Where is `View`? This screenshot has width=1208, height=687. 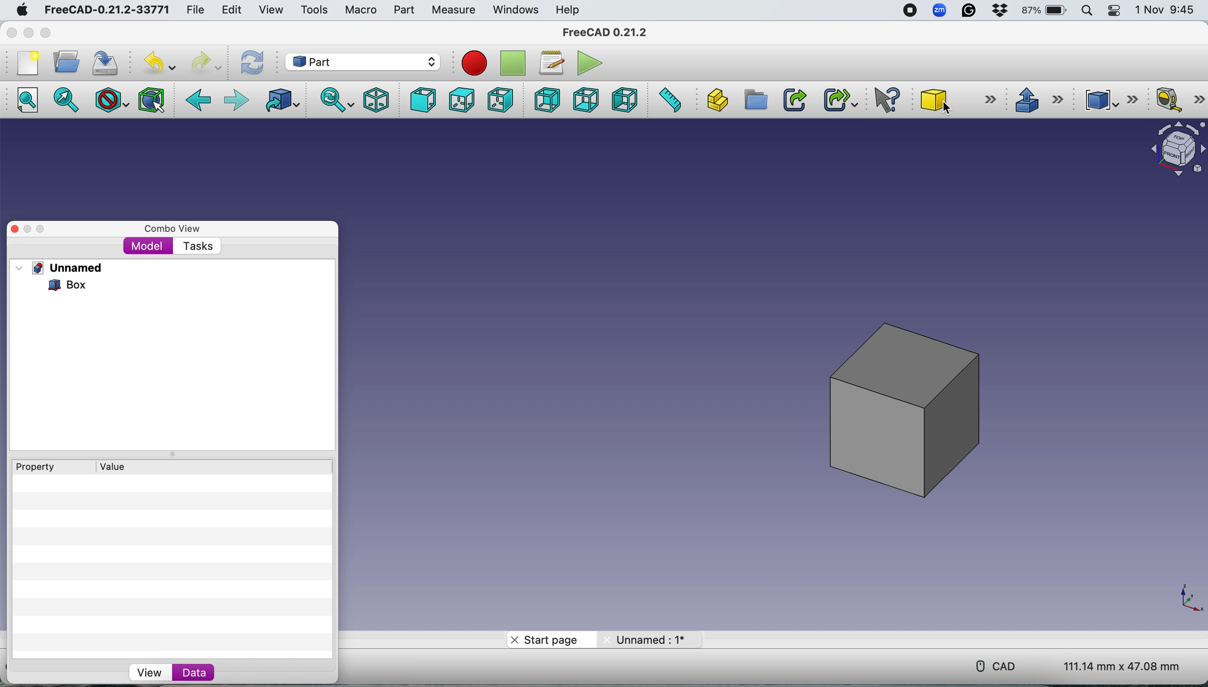
View is located at coordinates (271, 10).